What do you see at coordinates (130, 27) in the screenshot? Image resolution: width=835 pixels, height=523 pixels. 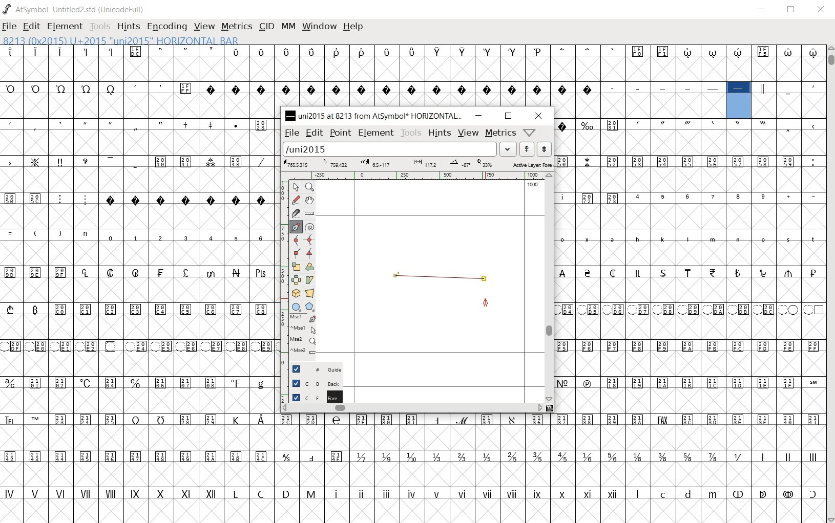 I see `HINTS` at bounding box center [130, 27].